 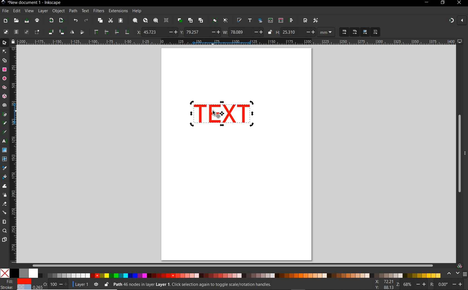 I want to click on OPEN OBJECTS, so click(x=260, y=21).